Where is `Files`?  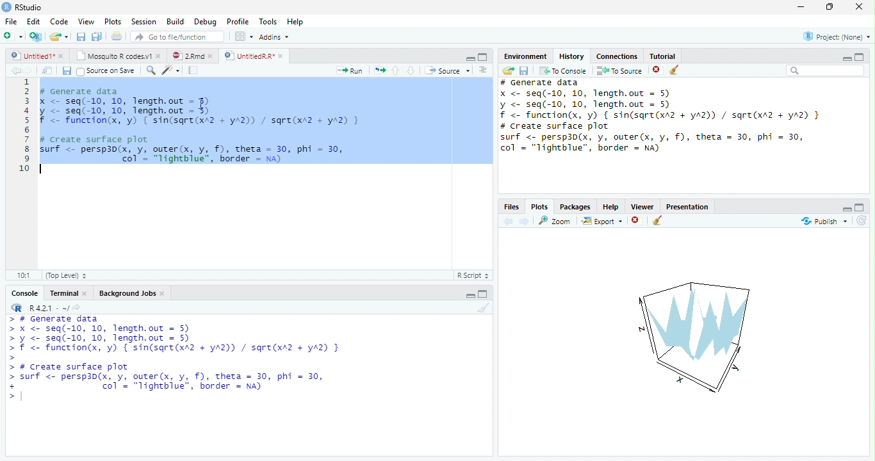 Files is located at coordinates (512, 206).